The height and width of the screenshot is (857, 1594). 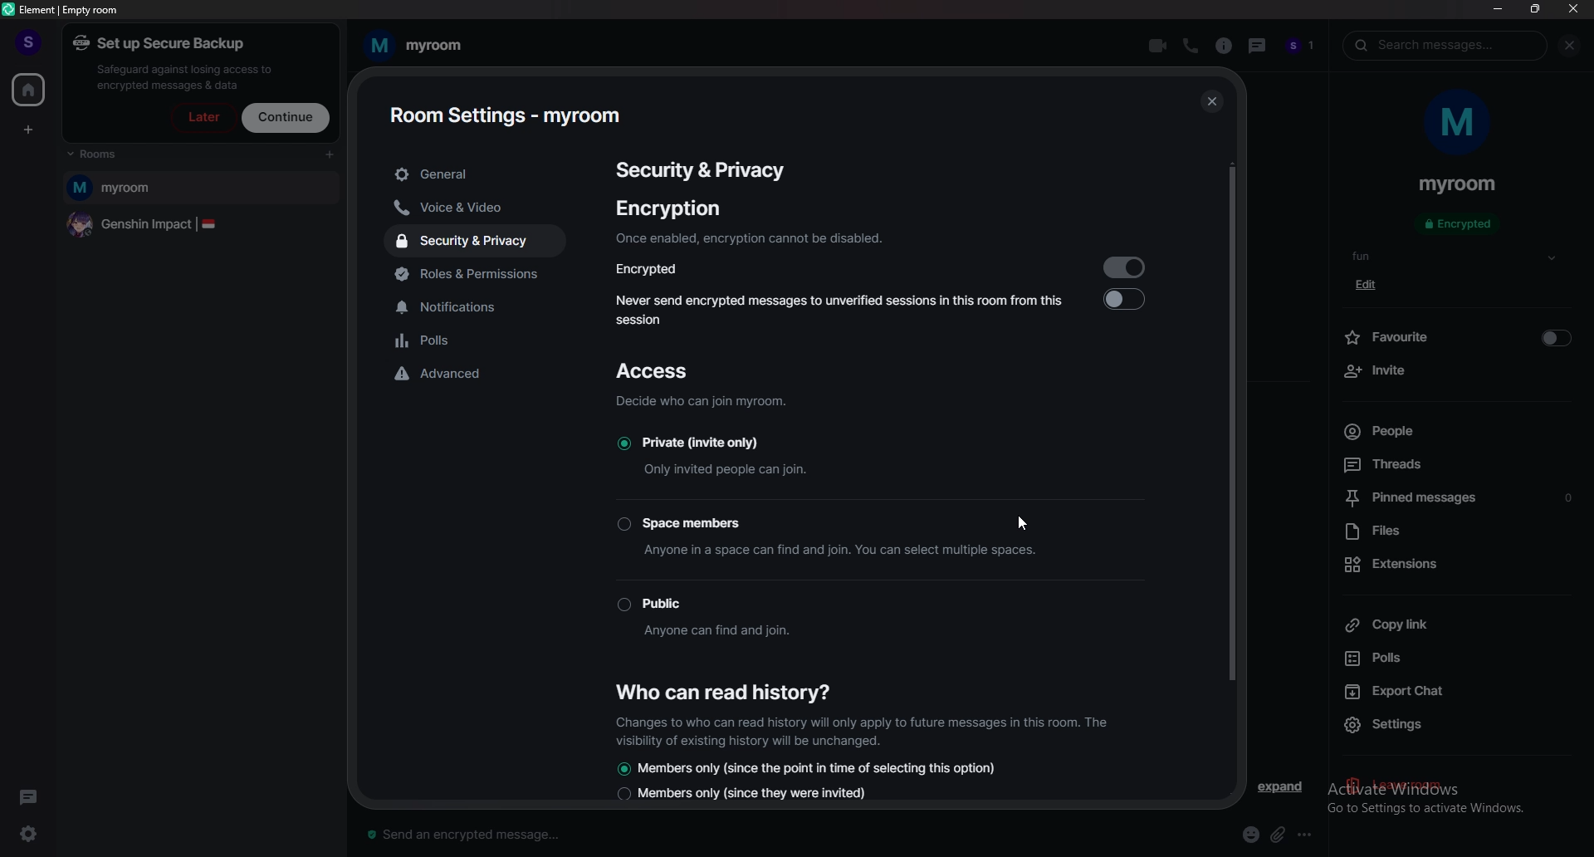 What do you see at coordinates (1453, 624) in the screenshot?
I see `copy link` at bounding box center [1453, 624].